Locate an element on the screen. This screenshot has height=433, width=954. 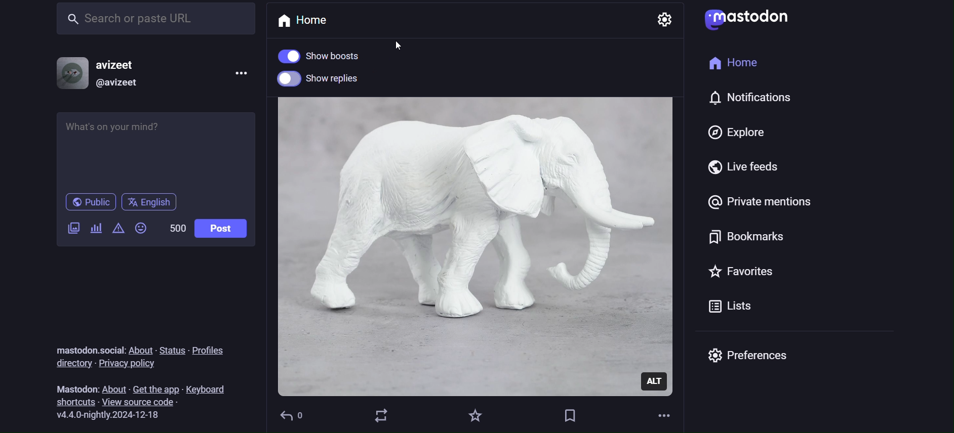
view source code is located at coordinates (146, 402).